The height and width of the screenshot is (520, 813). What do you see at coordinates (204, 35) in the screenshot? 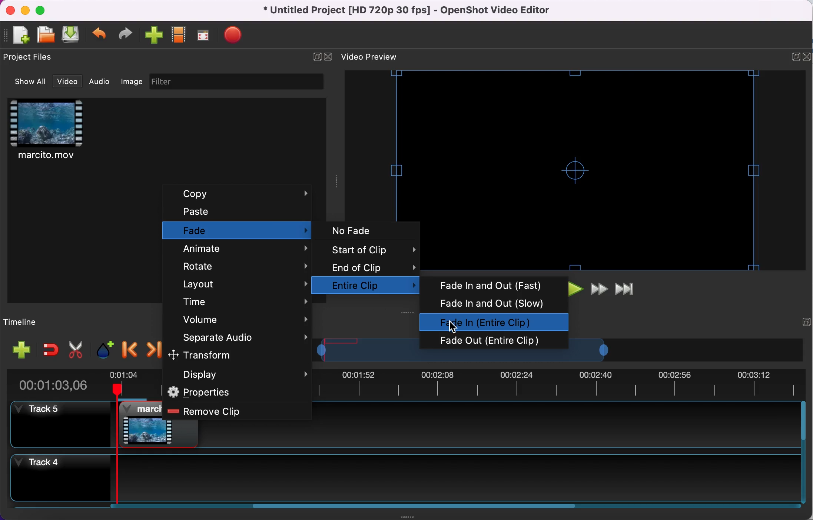
I see `full screen` at bounding box center [204, 35].